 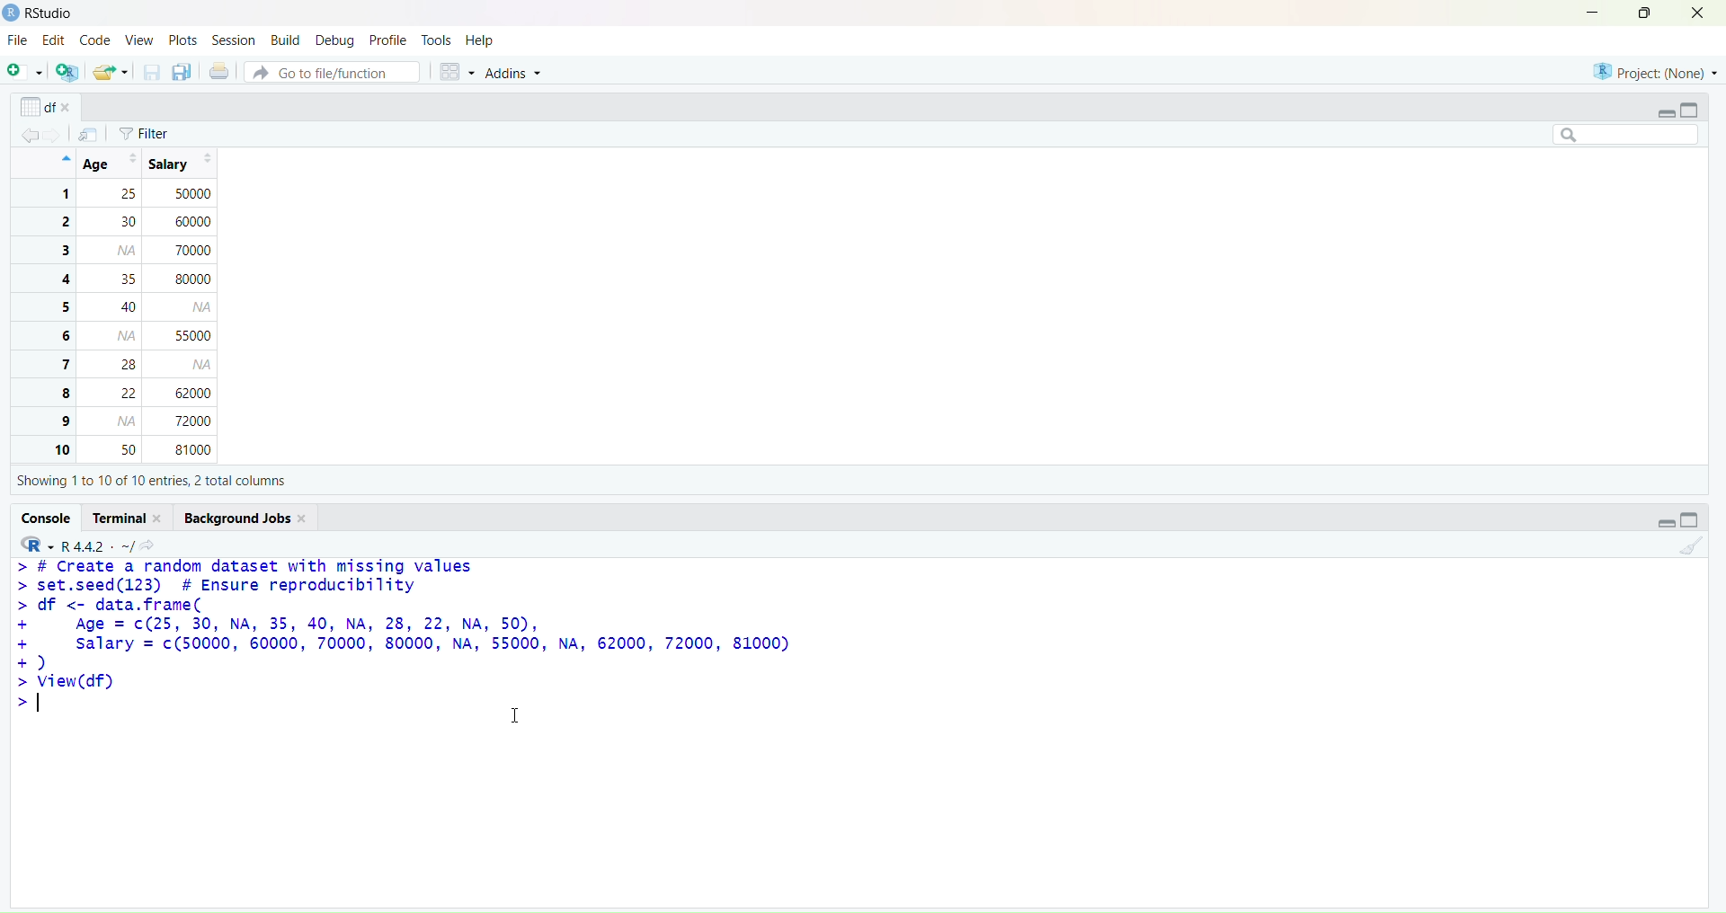 I want to click on search, so click(x=1616, y=134).